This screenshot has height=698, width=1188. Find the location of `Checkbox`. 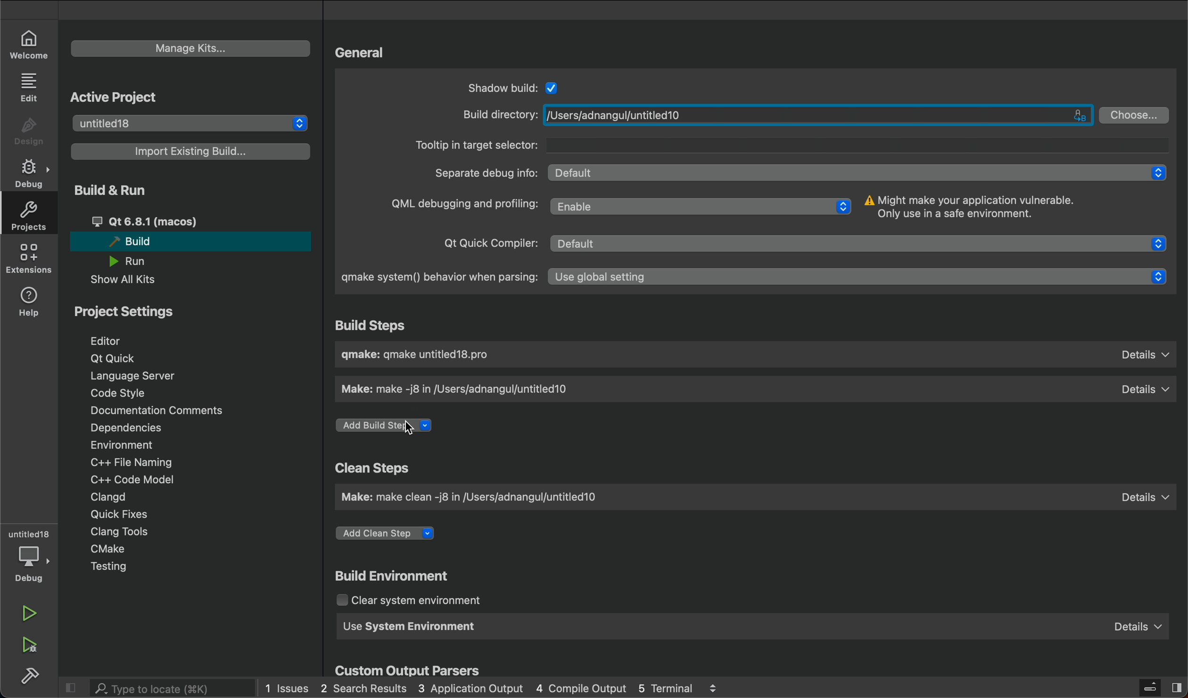

Checkbox is located at coordinates (554, 86).